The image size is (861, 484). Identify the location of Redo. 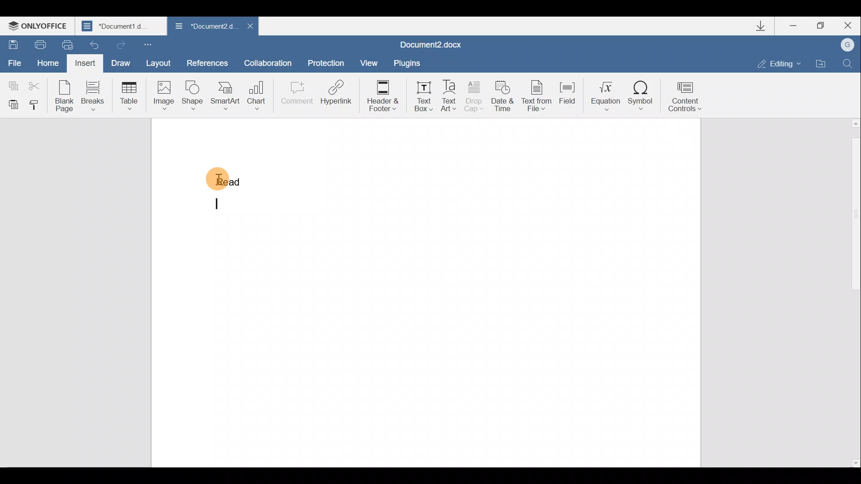
(121, 44).